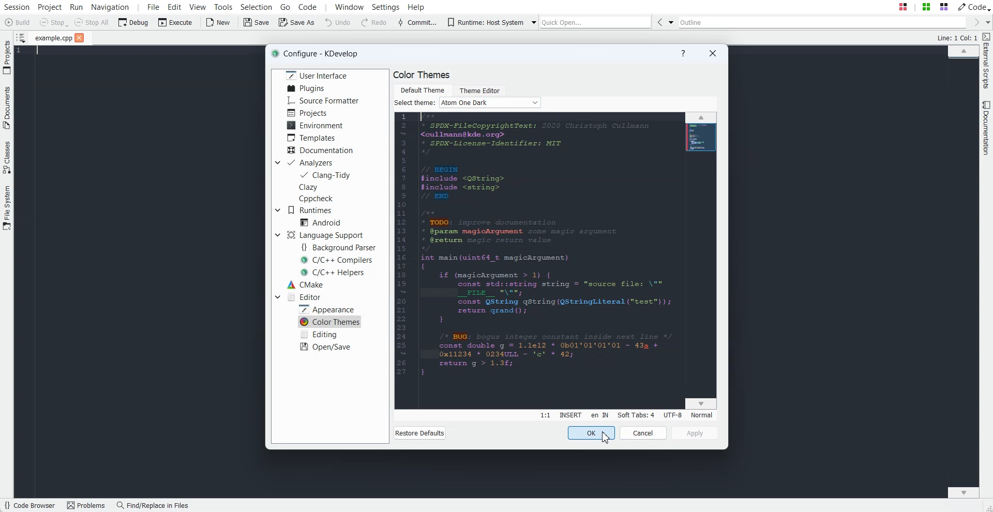  I want to click on Redo, so click(374, 23).